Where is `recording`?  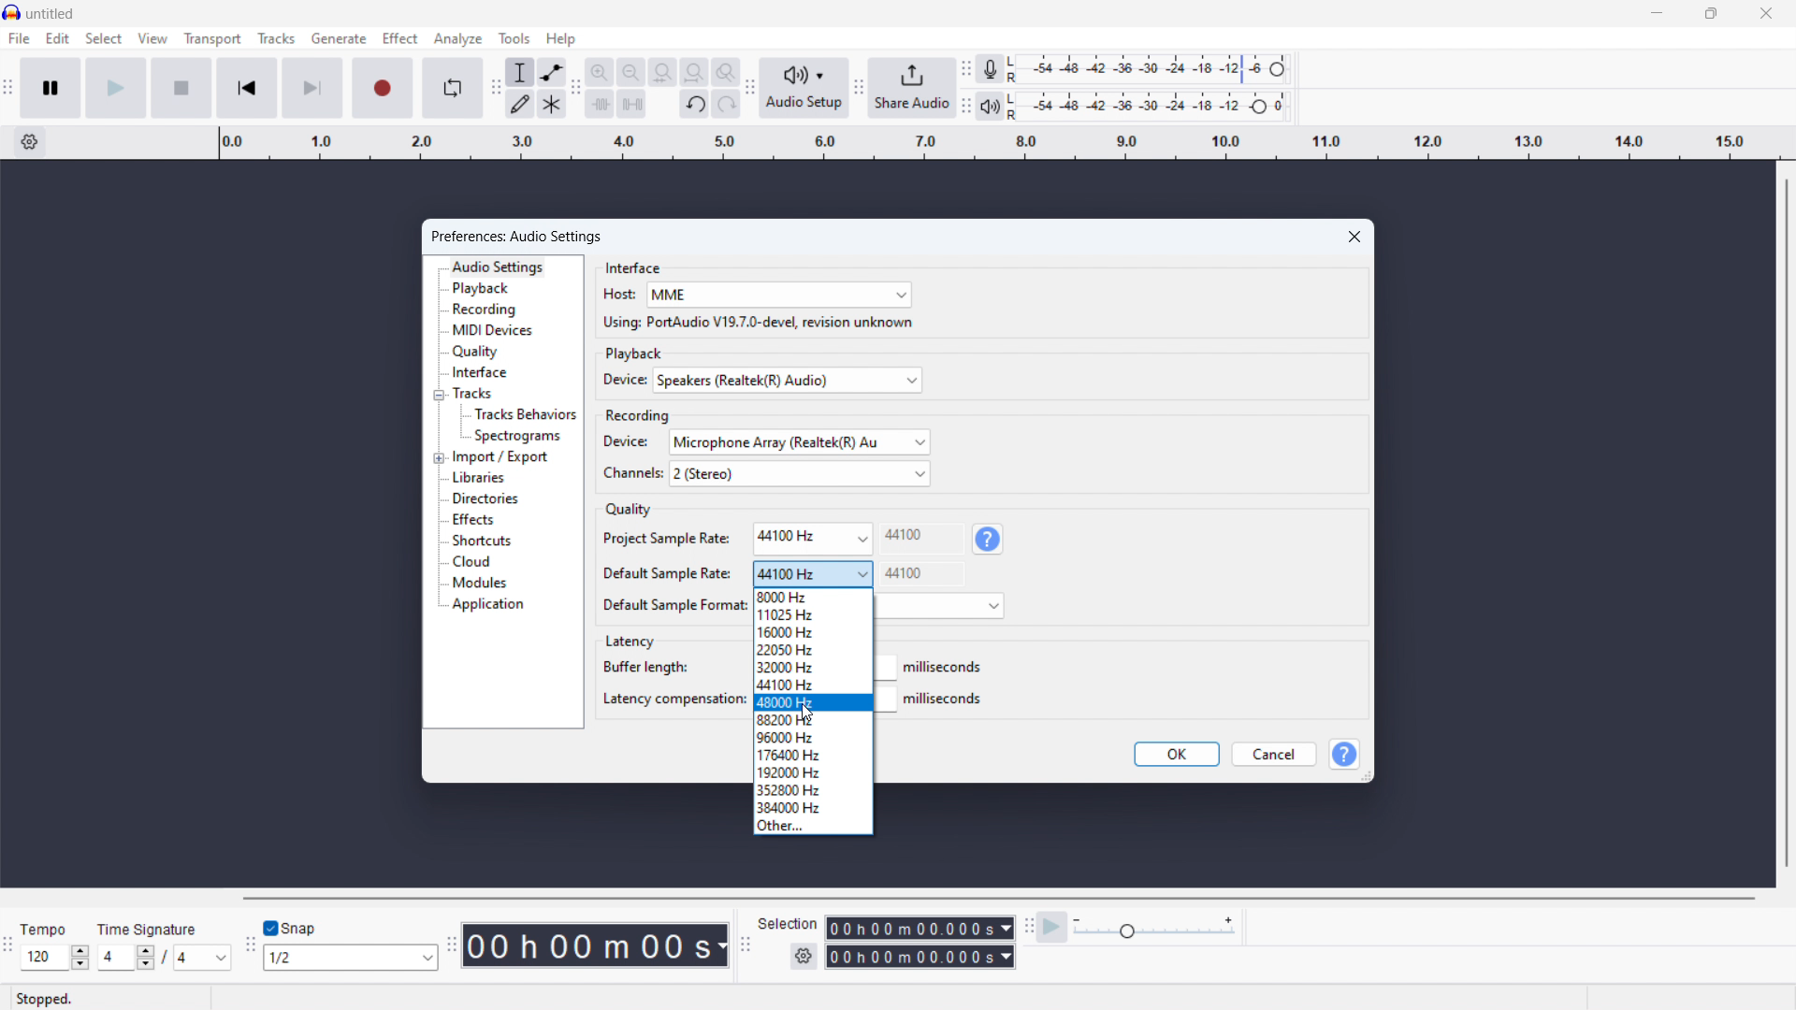 recording is located at coordinates (486, 310).